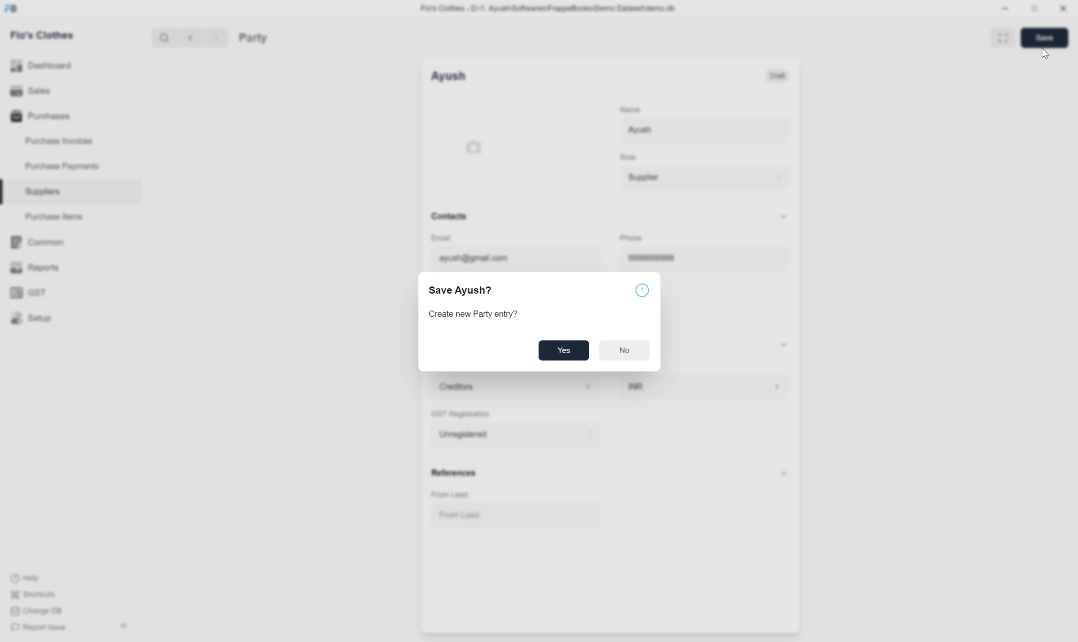 This screenshot has width=1078, height=642. Describe the element at coordinates (450, 494) in the screenshot. I see `From Lead` at that location.